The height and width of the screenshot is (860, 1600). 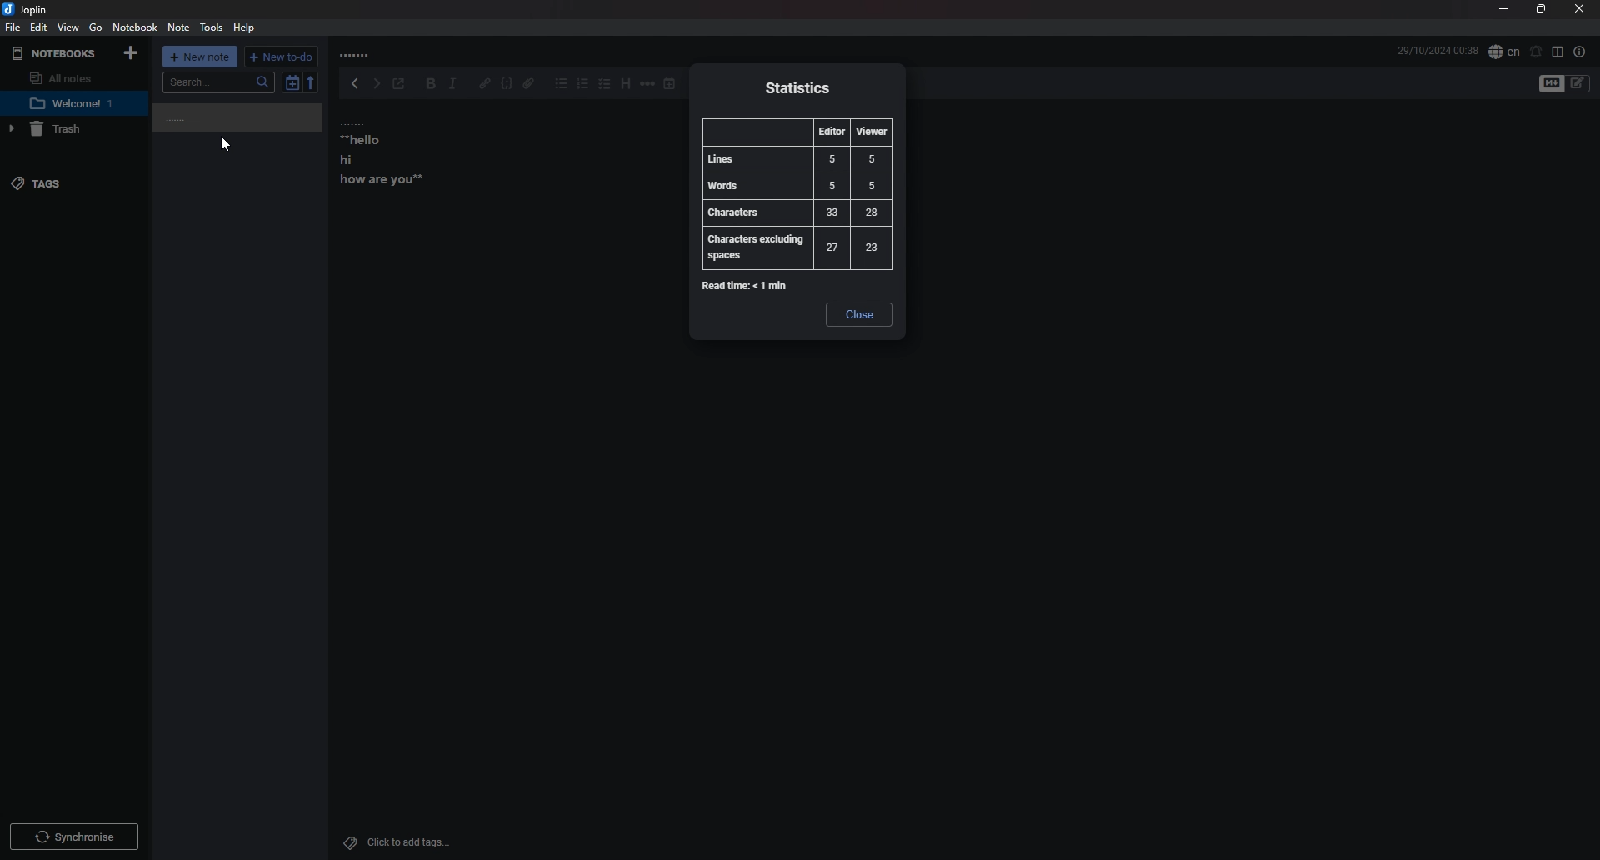 I want to click on Statistics, so click(x=797, y=89).